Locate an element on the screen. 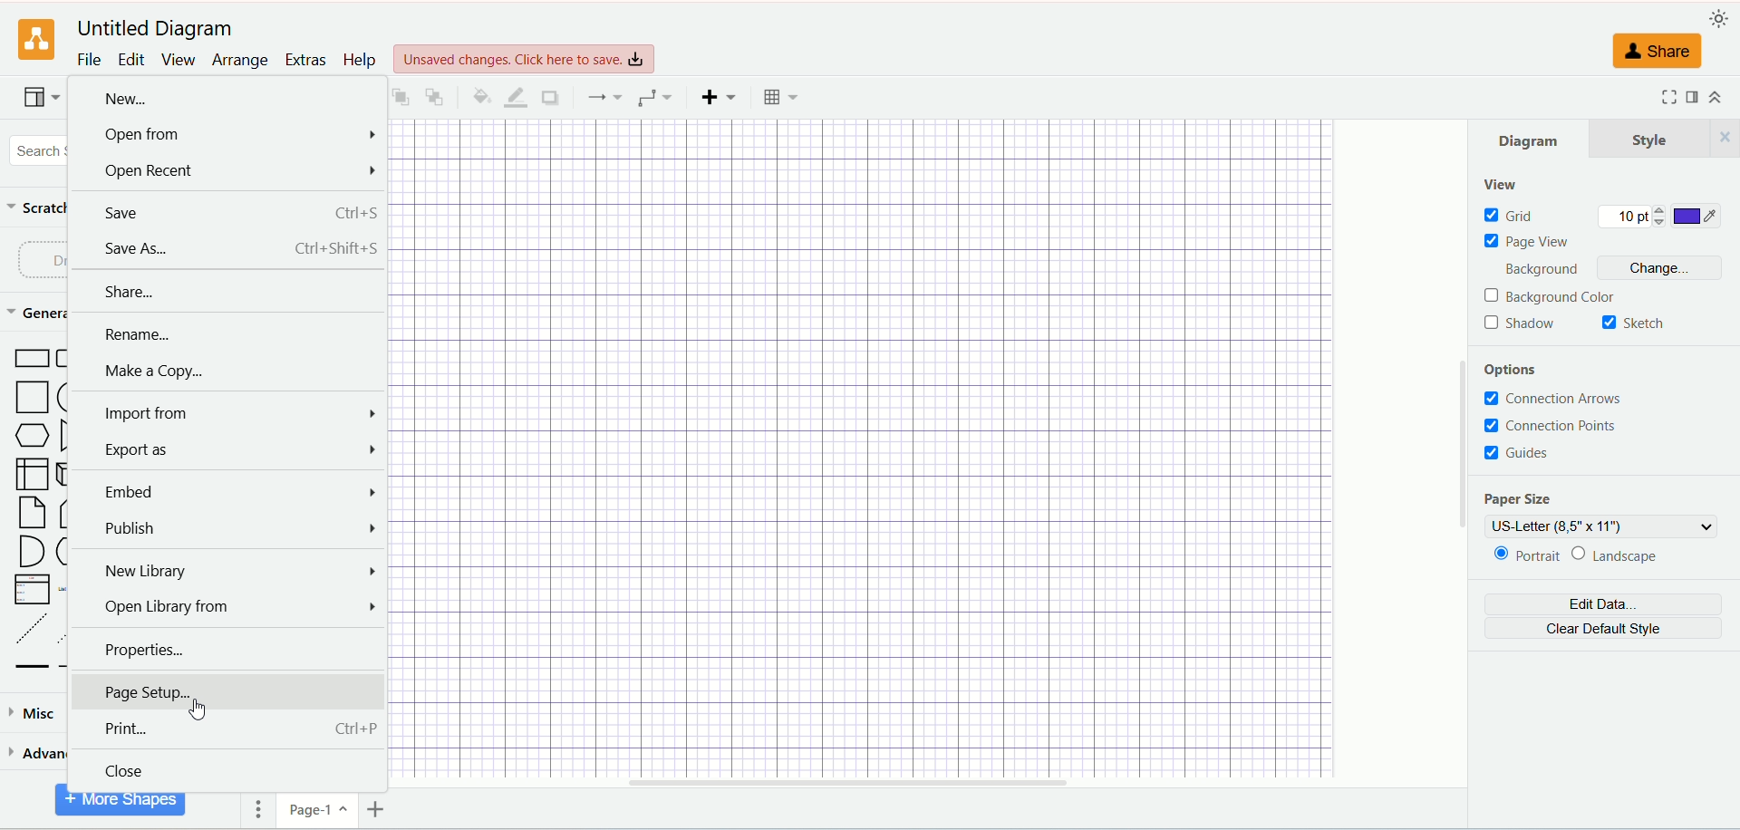 The image size is (1740, 830). general is located at coordinates (37, 315).